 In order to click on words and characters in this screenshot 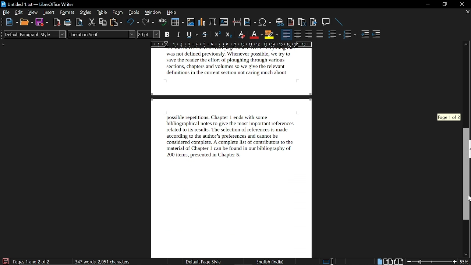, I will do `click(102, 261)`.